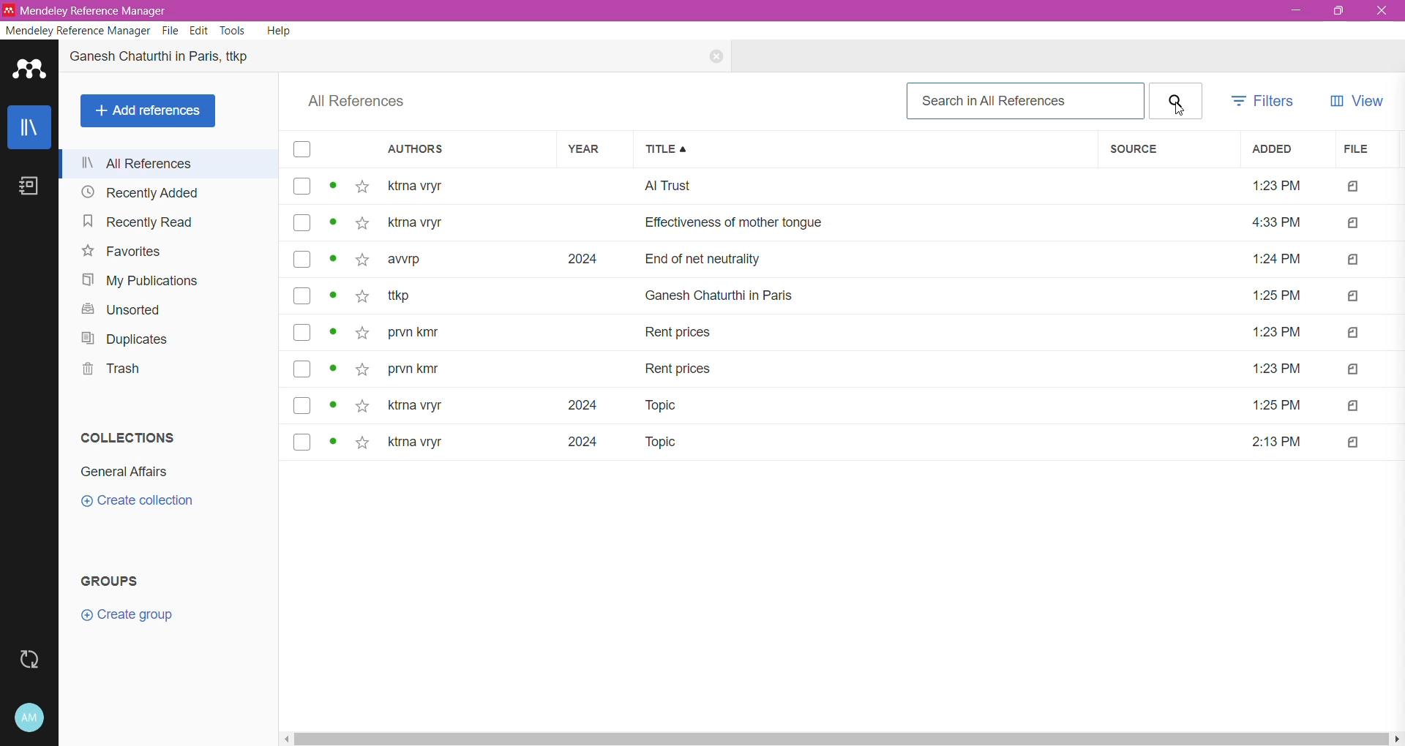 This screenshot has width=1405, height=746. I want to click on view status, so click(335, 260).